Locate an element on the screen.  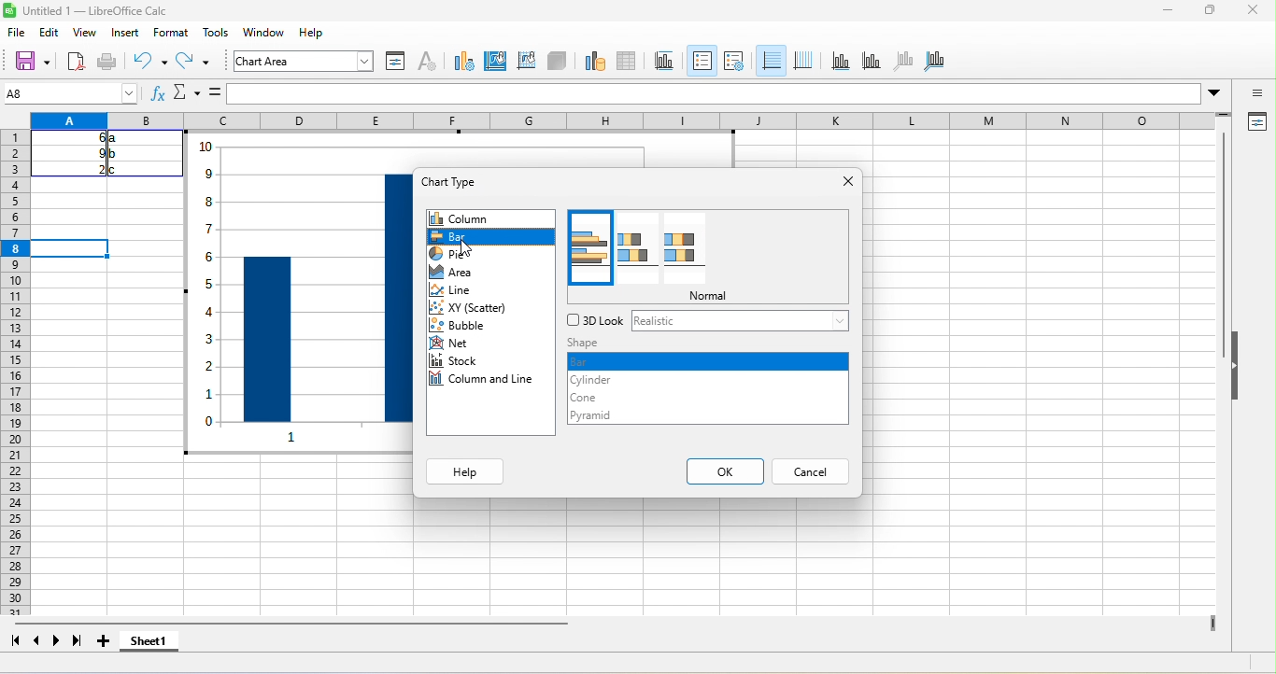
cone is located at coordinates (600, 398).